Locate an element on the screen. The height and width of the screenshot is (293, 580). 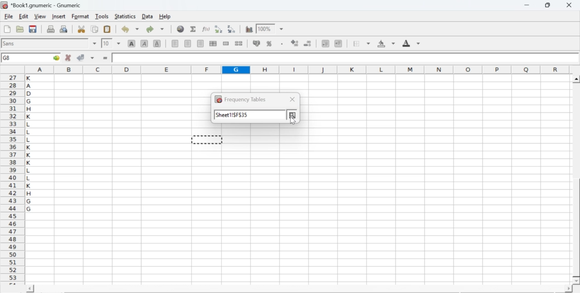
copy is located at coordinates (95, 29).